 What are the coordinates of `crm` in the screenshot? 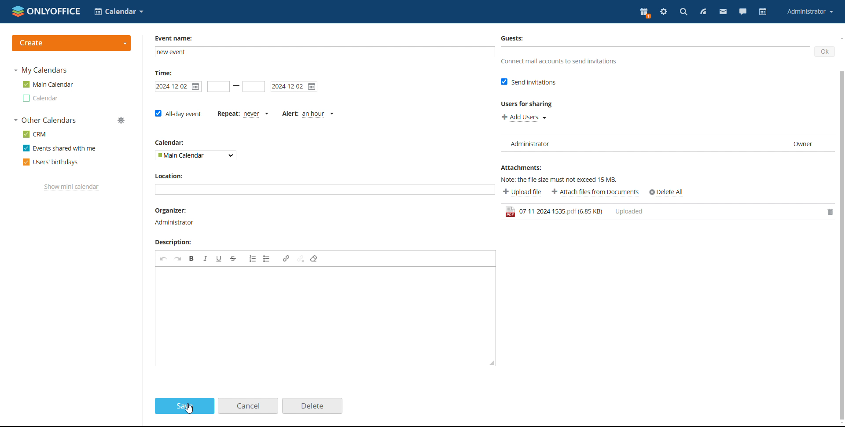 It's located at (33, 134).